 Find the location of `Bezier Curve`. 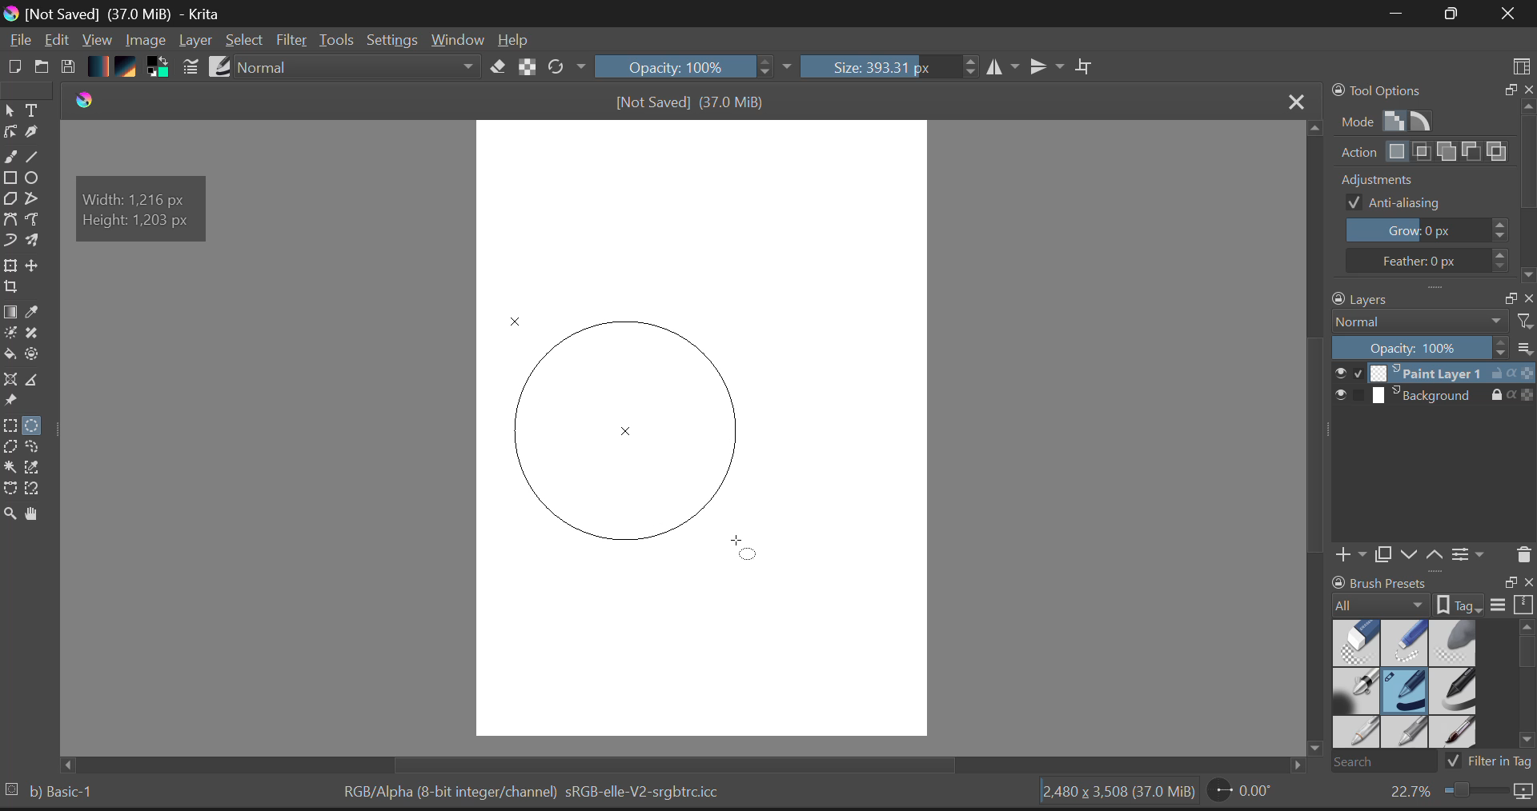

Bezier Curve is located at coordinates (11, 220).